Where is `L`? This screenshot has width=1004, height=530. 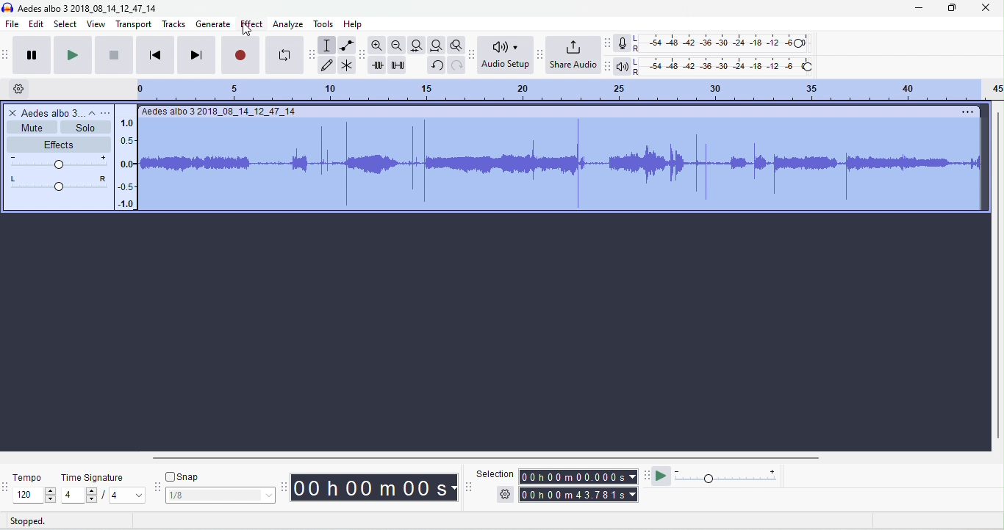 L is located at coordinates (637, 62).